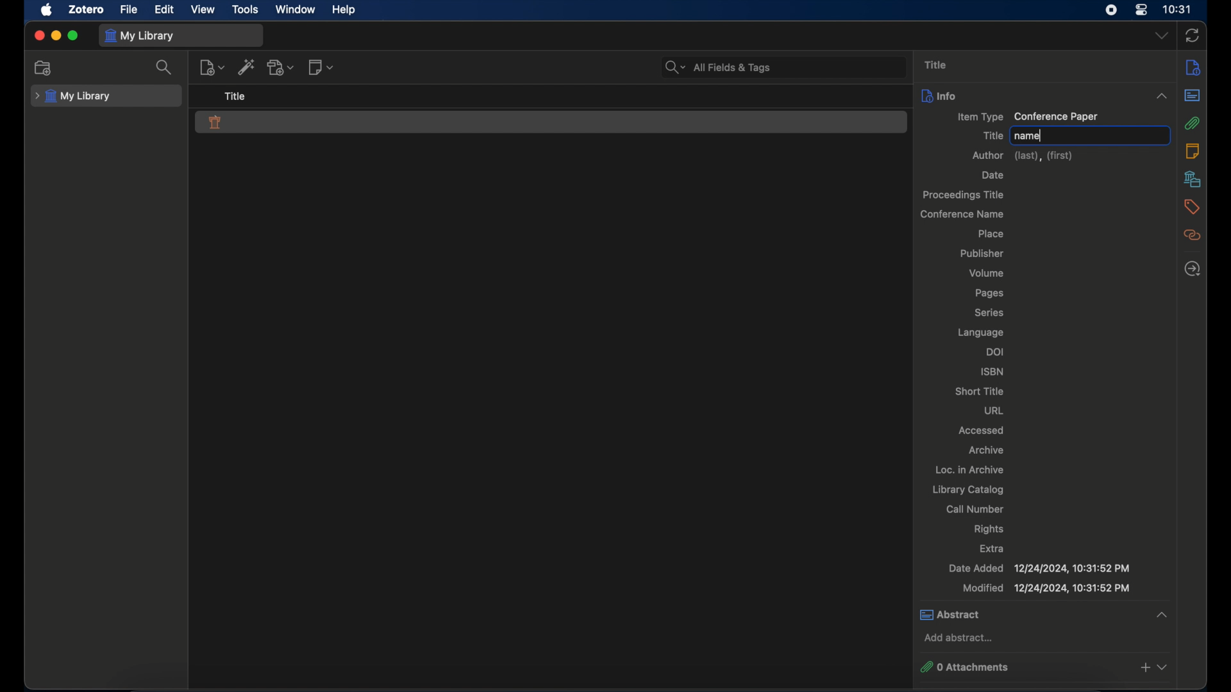 Image resolution: width=1231 pixels, height=692 pixels. Describe the element at coordinates (1028, 136) in the screenshot. I see `name` at that location.